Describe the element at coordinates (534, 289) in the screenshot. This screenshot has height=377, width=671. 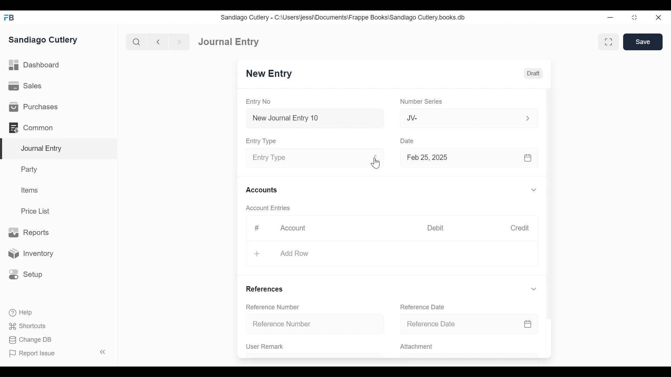
I see `Expand` at that location.